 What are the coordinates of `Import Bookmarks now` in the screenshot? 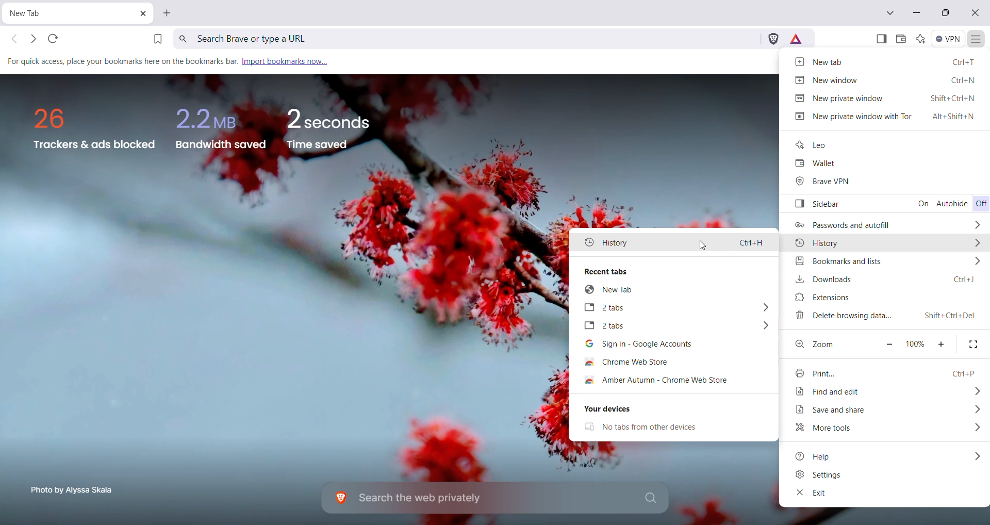 It's located at (285, 60).